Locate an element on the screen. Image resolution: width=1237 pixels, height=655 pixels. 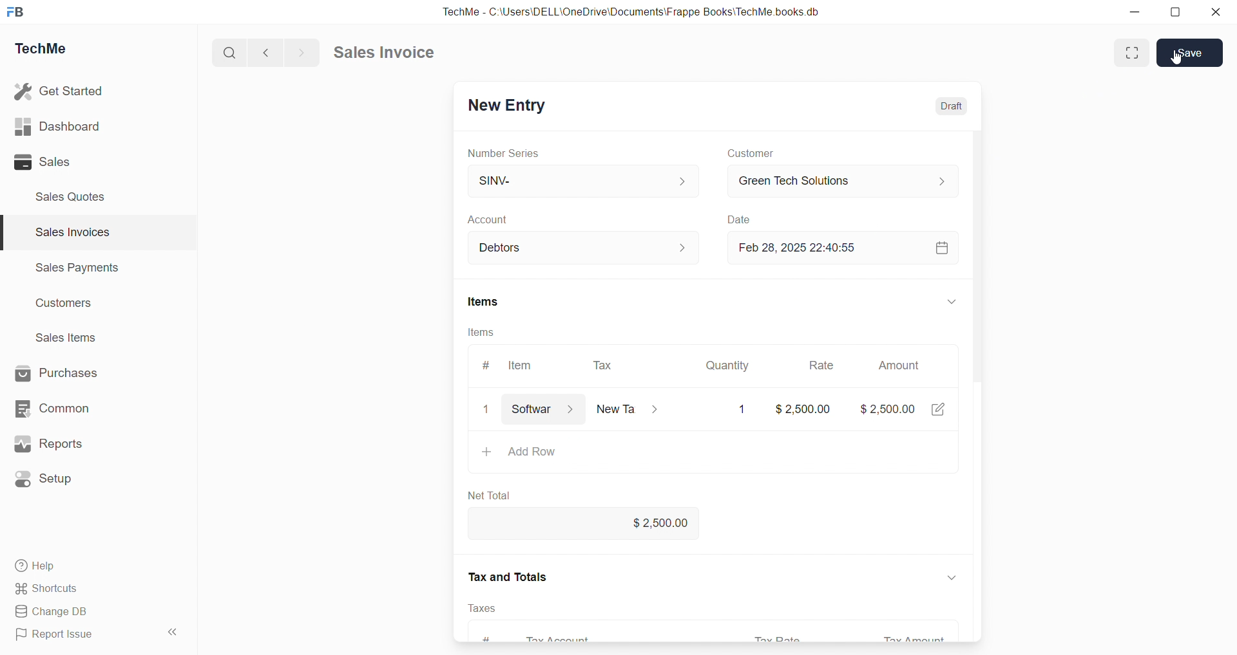
$2,500.00 is located at coordinates (805, 409).